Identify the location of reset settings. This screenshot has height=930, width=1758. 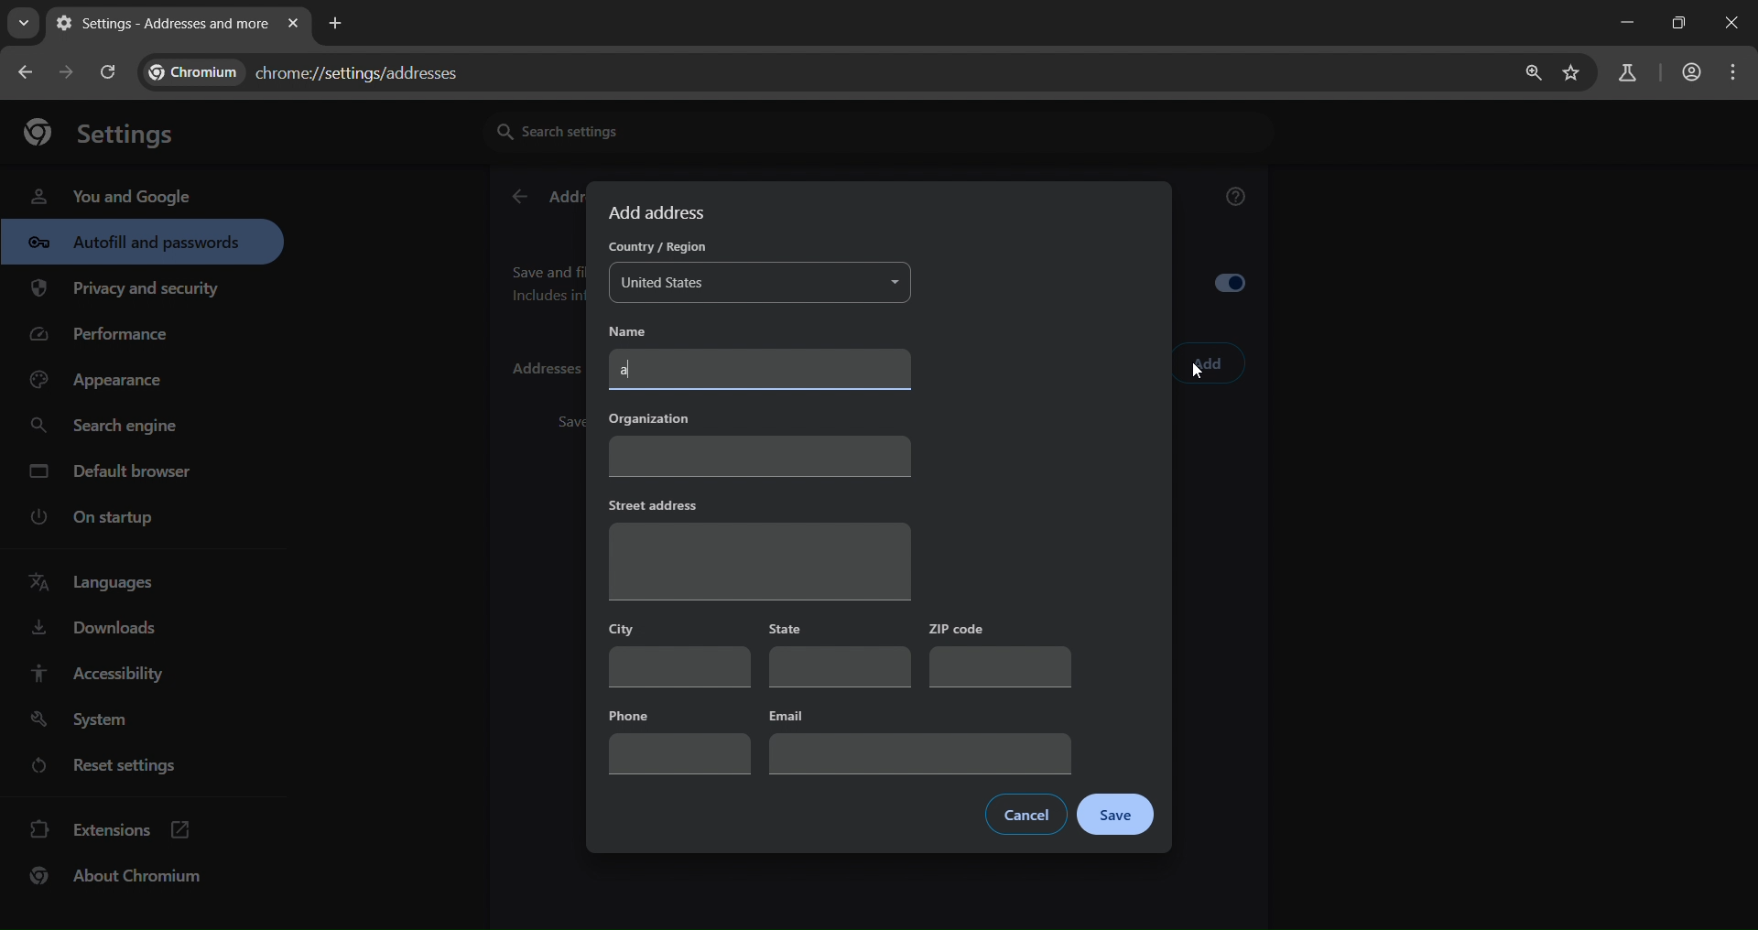
(121, 768).